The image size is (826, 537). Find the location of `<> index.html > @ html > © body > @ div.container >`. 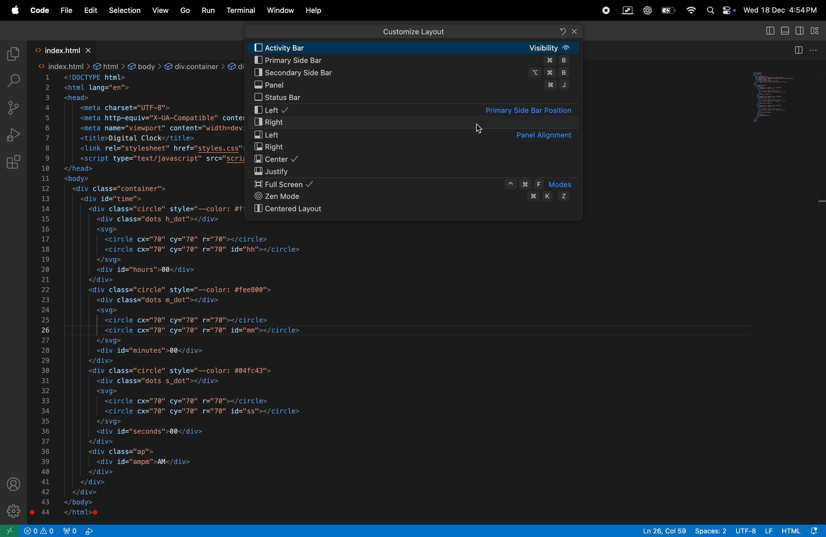

<> index.html > @ html > © body > @ div.container > is located at coordinates (132, 66).